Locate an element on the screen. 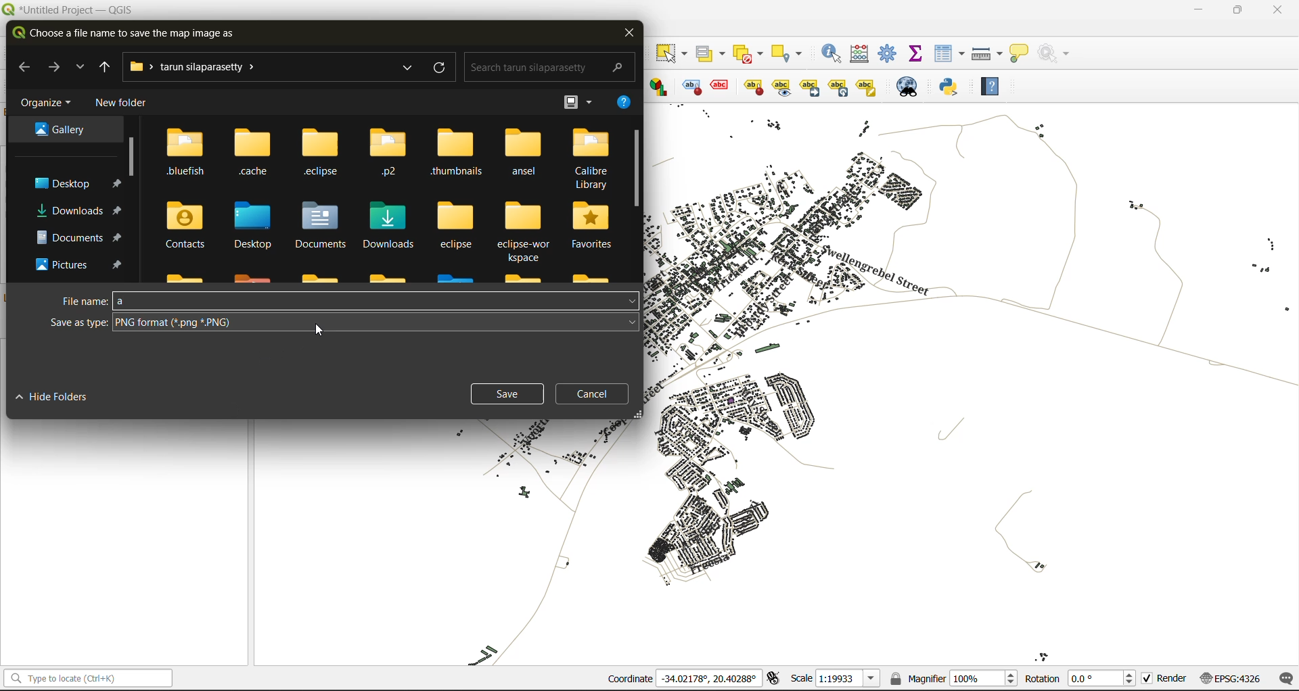  toggle extents is located at coordinates (772, 679).